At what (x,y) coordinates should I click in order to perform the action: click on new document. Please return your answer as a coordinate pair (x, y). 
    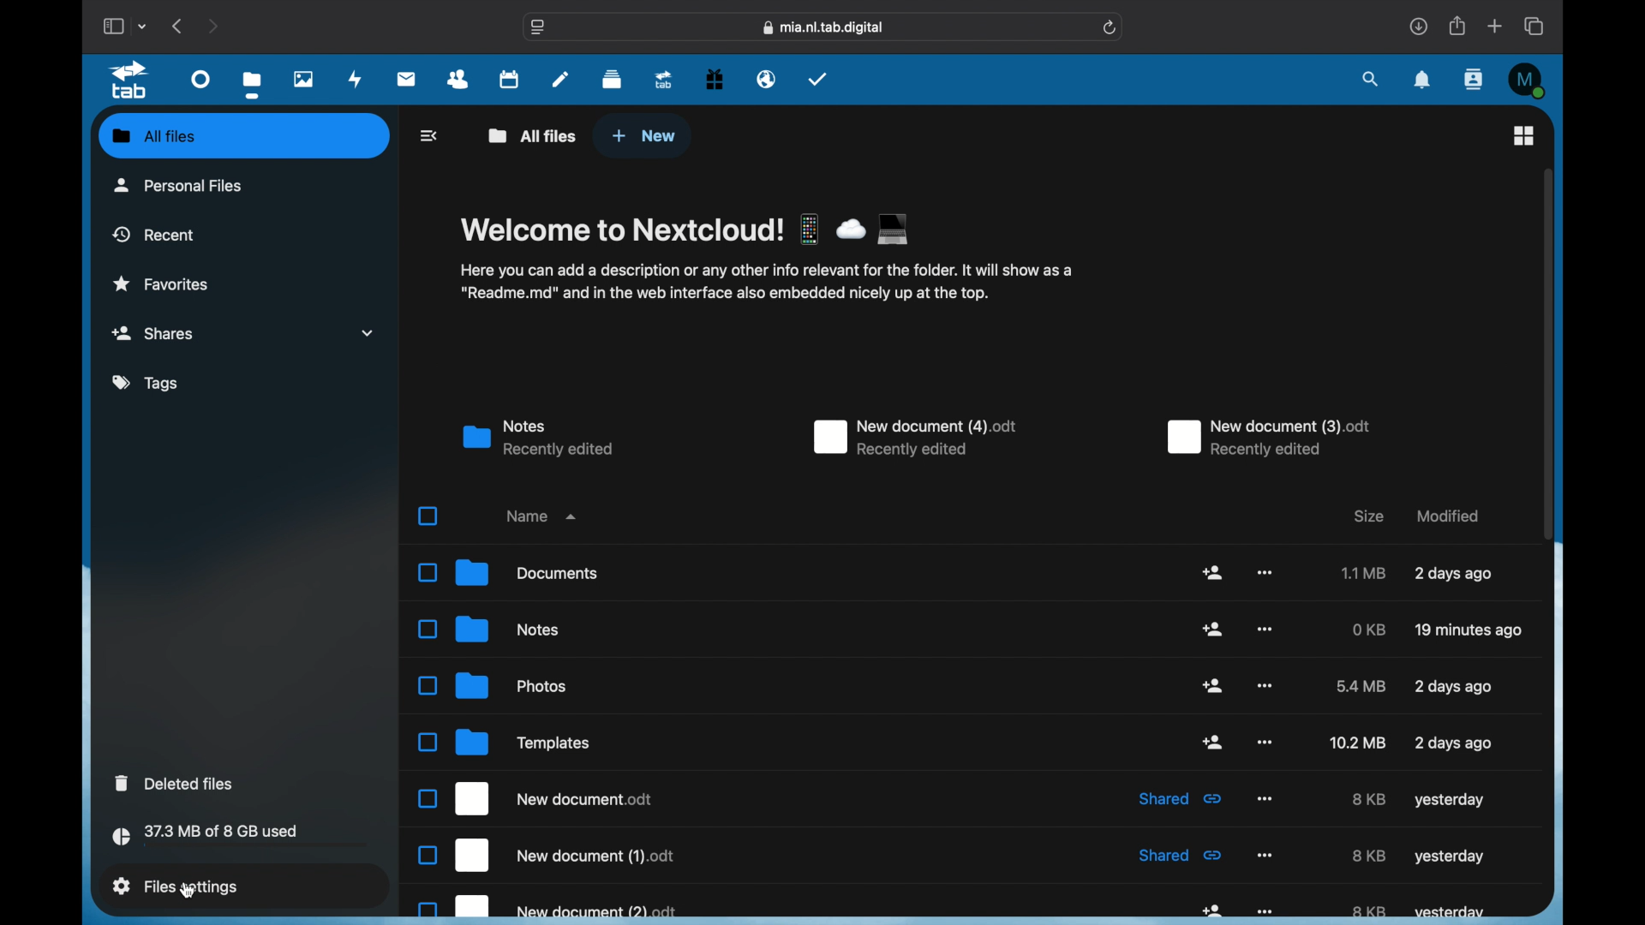
    Looking at the image, I should click on (1268, 438).